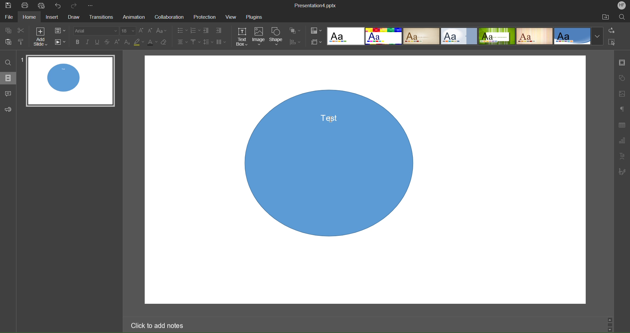 The height and width of the screenshot is (333, 630). Describe the element at coordinates (198, 42) in the screenshot. I see `Vertical Alignment` at that location.